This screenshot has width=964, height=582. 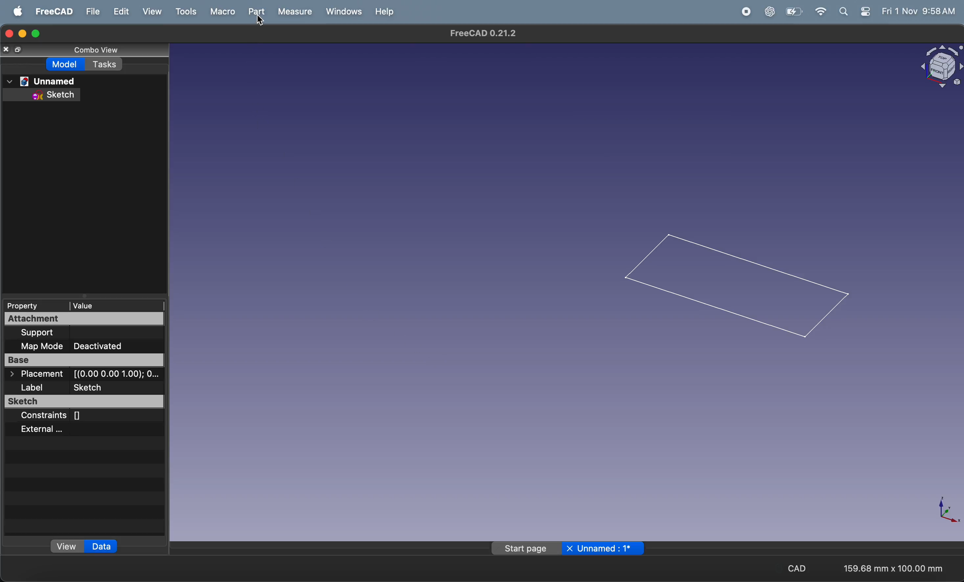 What do you see at coordinates (85, 346) in the screenshot?
I see `map mode deactivated` at bounding box center [85, 346].